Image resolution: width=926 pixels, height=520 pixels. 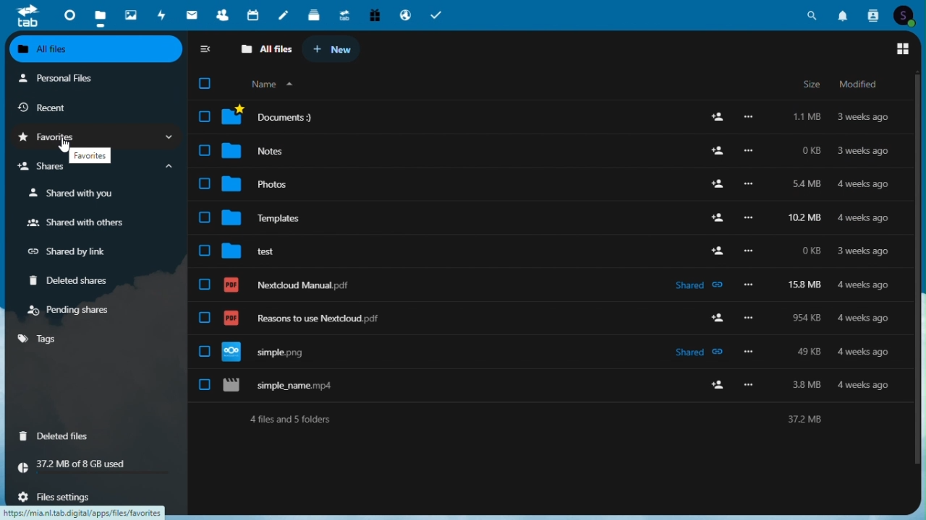 What do you see at coordinates (875, 15) in the screenshot?
I see `Contacts` at bounding box center [875, 15].